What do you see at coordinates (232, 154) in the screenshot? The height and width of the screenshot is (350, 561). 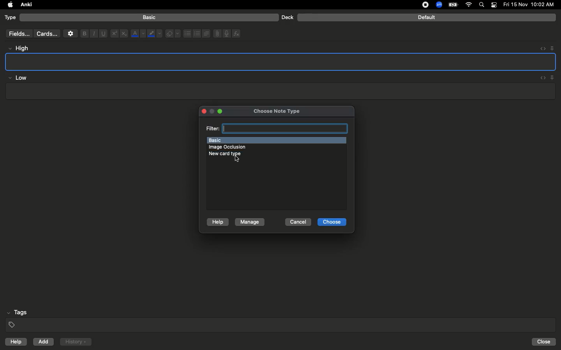 I see `New card type` at bounding box center [232, 154].